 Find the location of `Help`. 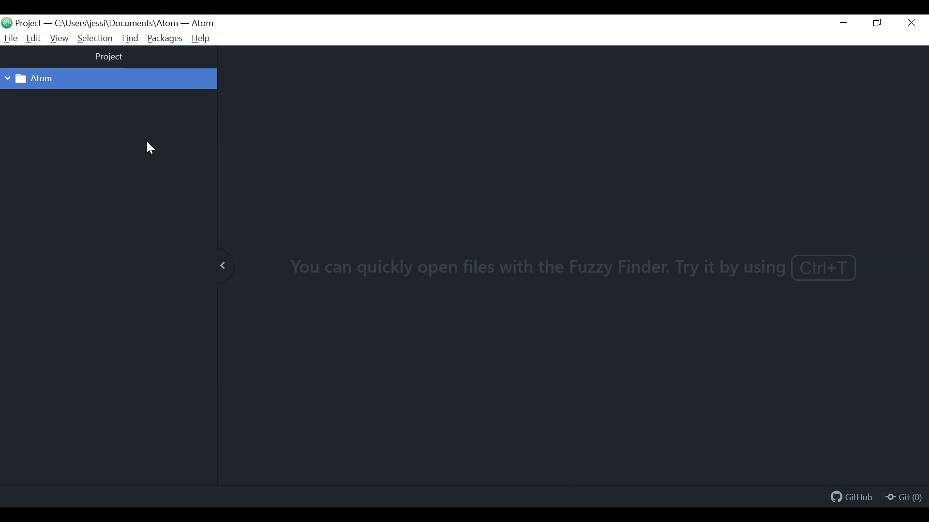

Help is located at coordinates (201, 39).